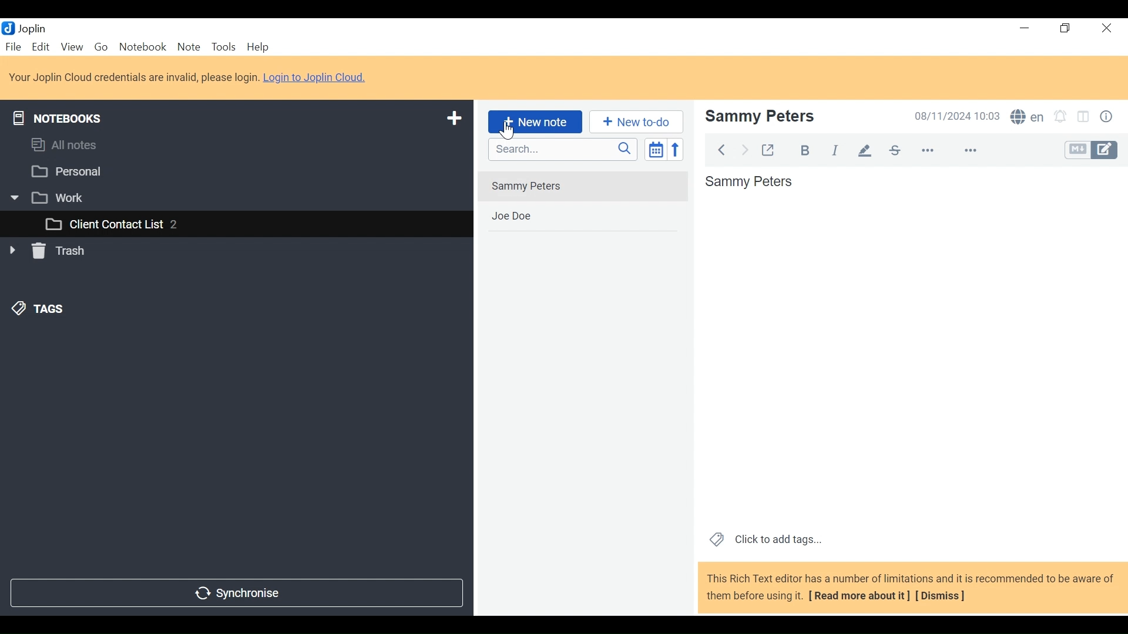 This screenshot has width=1128, height=634. Describe the element at coordinates (1106, 116) in the screenshot. I see `Note Properties` at that location.